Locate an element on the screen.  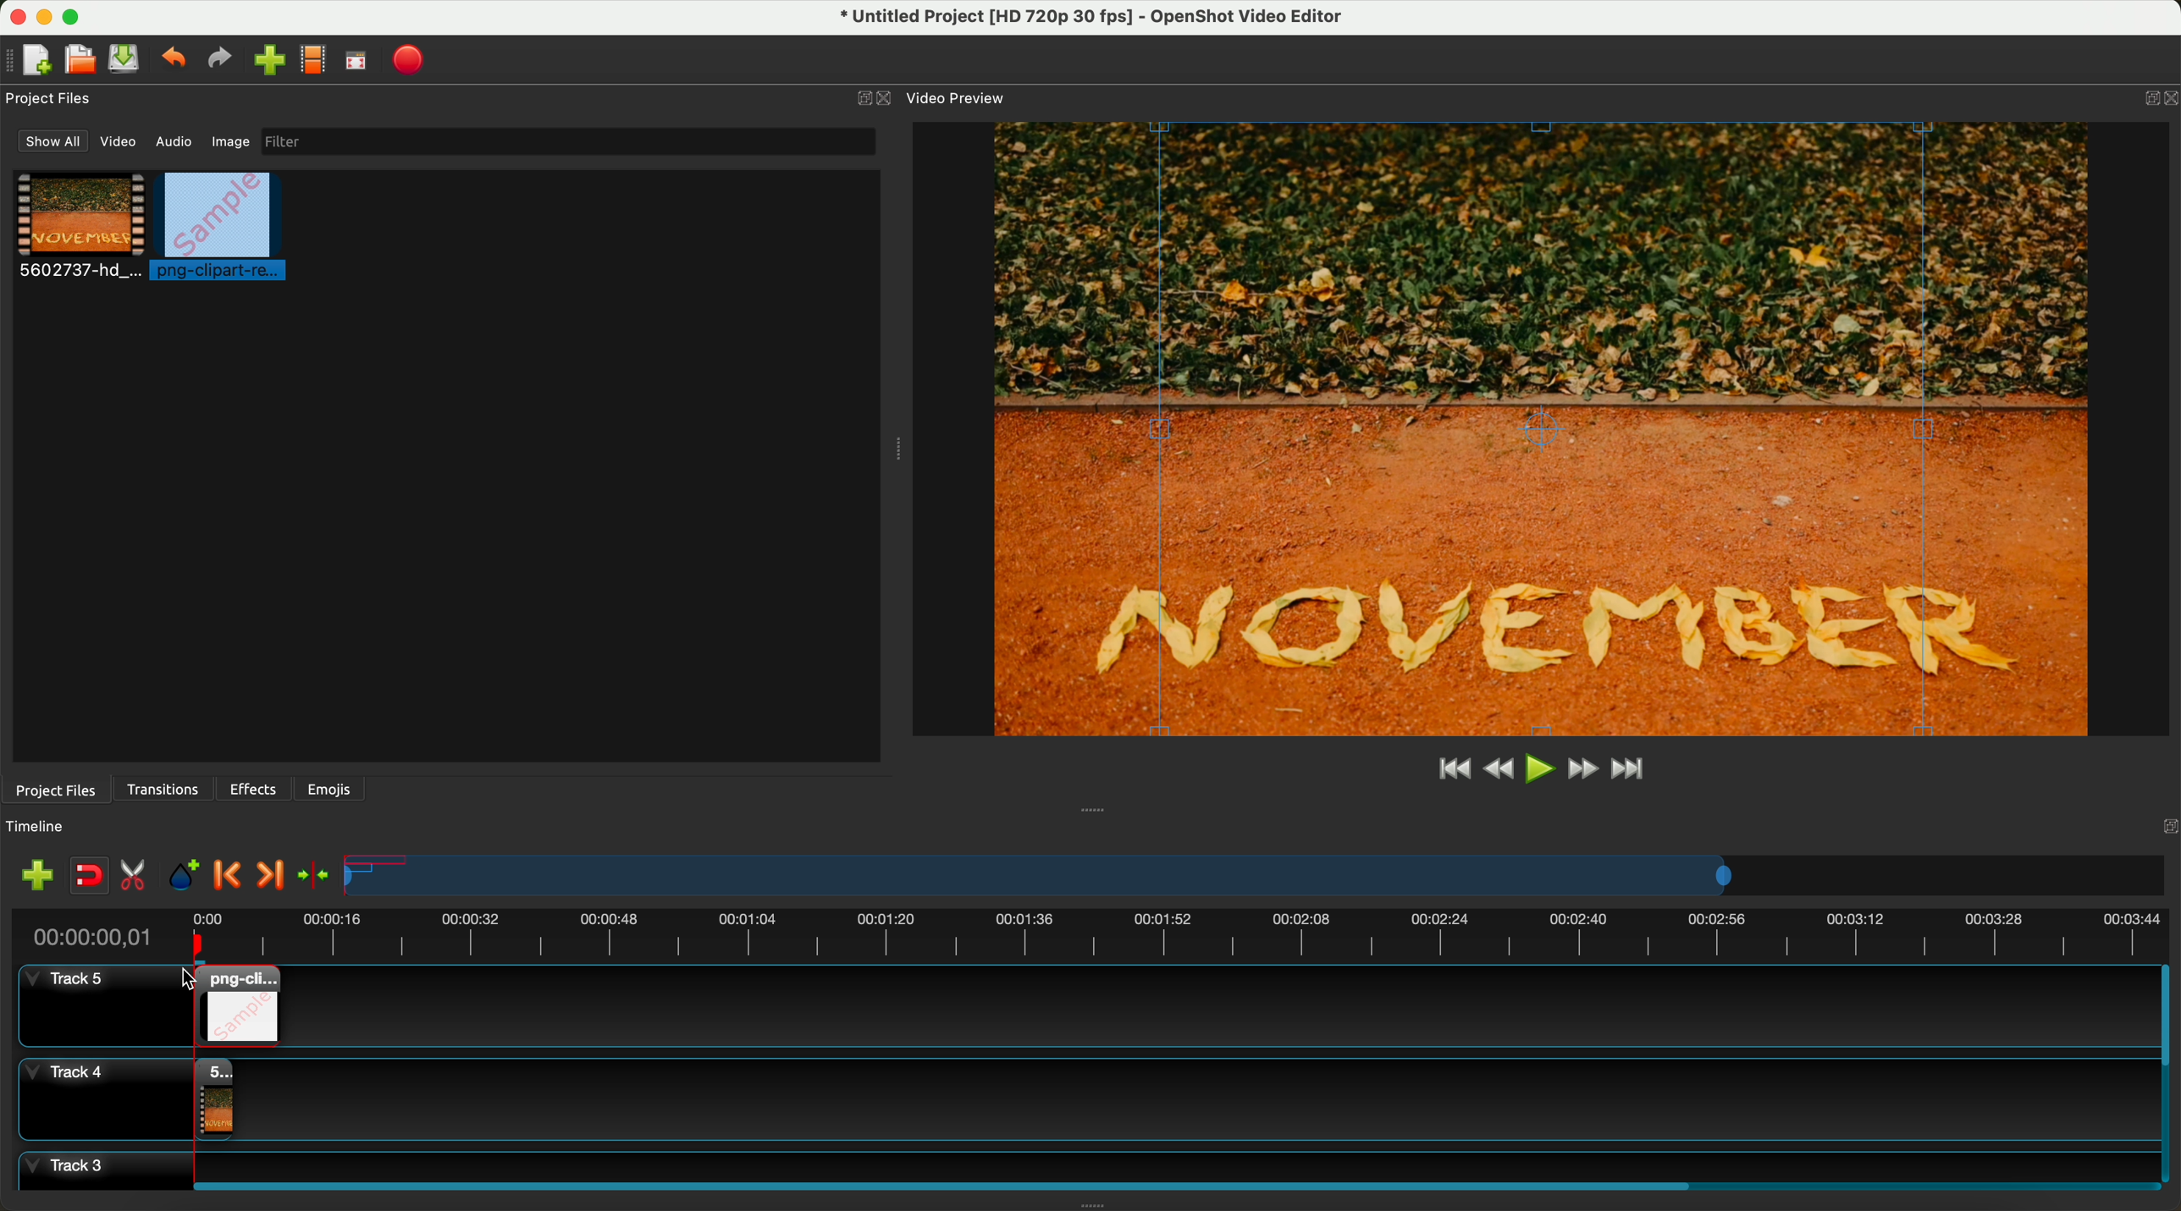
image is located at coordinates (228, 144).